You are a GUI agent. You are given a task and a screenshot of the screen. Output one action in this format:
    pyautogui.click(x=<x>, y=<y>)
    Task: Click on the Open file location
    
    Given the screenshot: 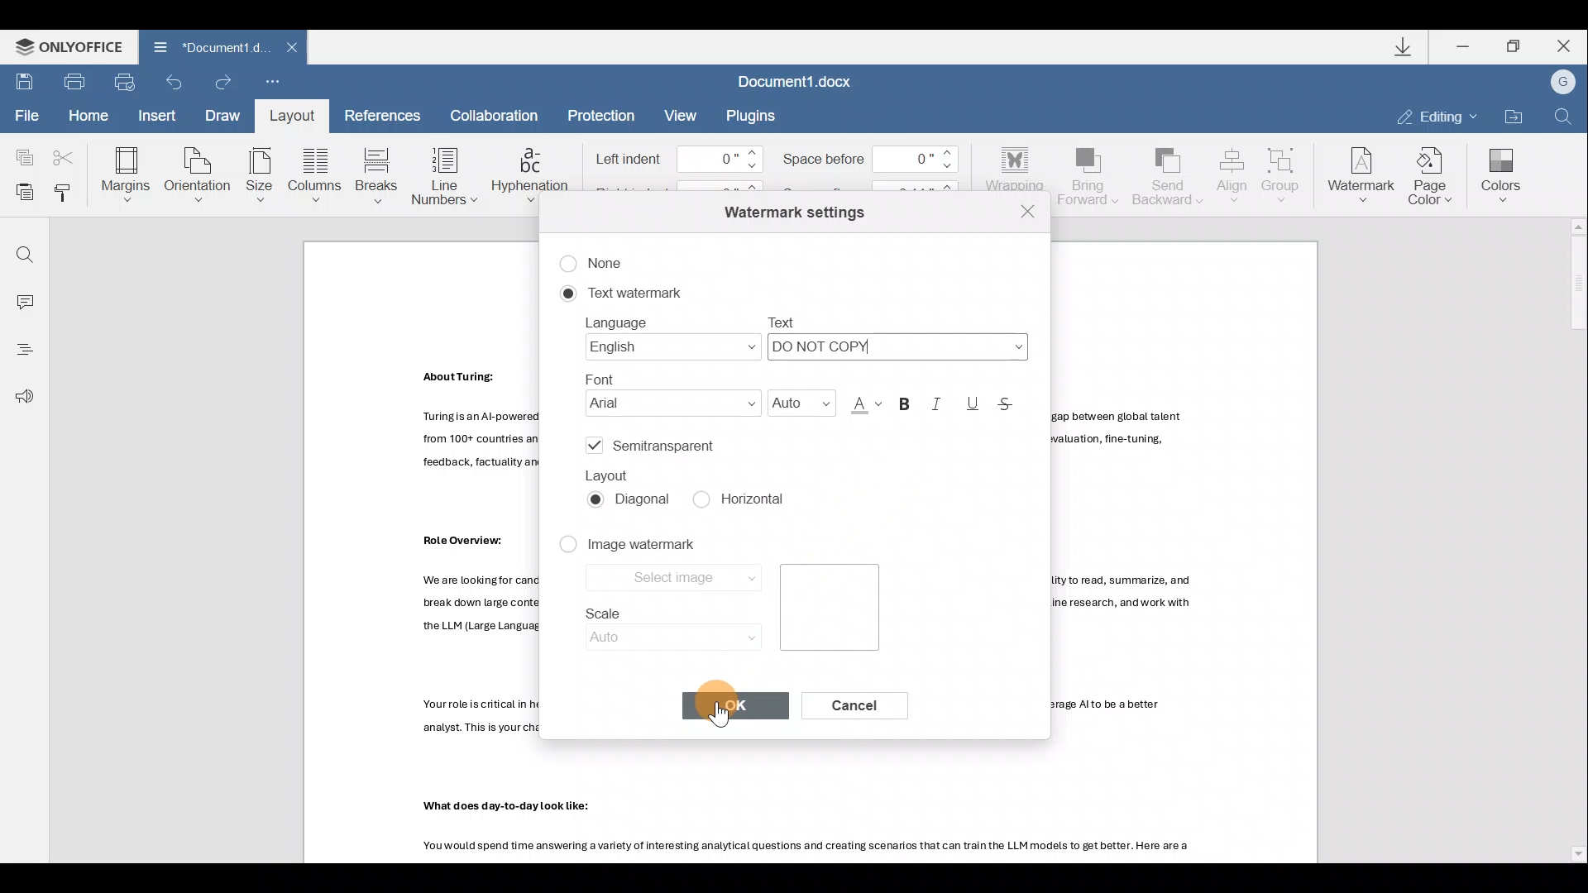 What is the action you would take?
    pyautogui.click(x=1510, y=112)
    